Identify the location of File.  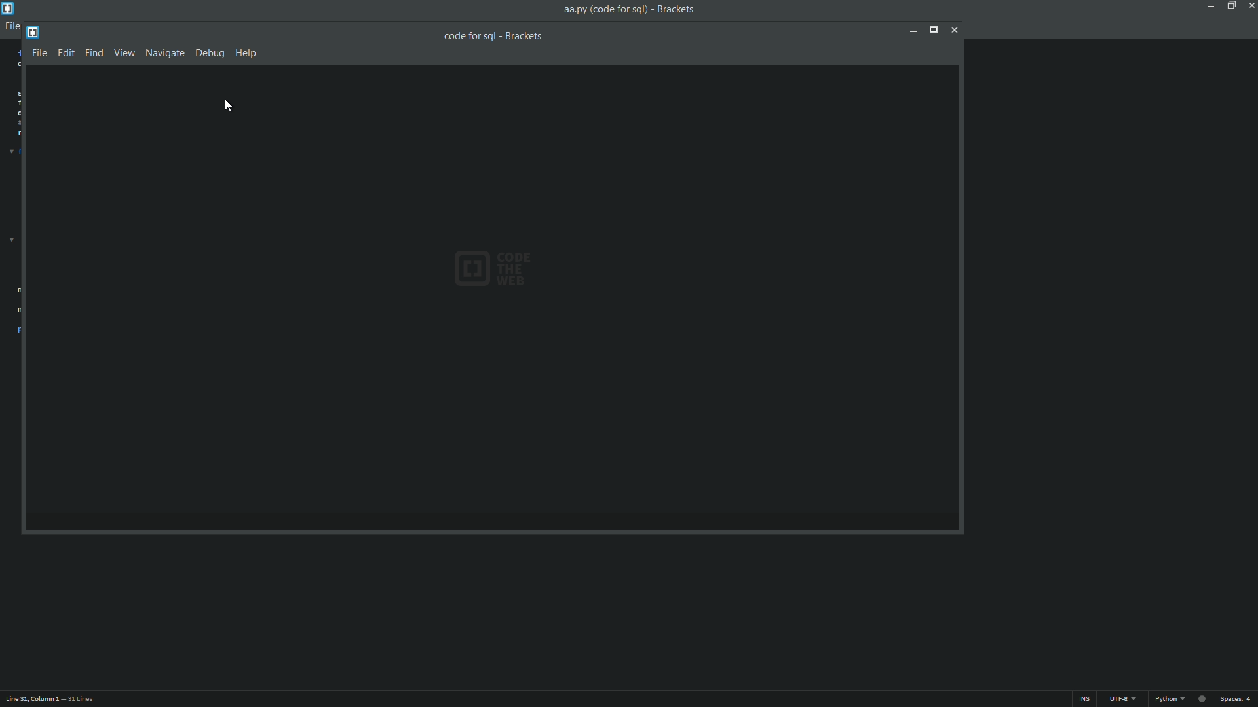
(39, 52).